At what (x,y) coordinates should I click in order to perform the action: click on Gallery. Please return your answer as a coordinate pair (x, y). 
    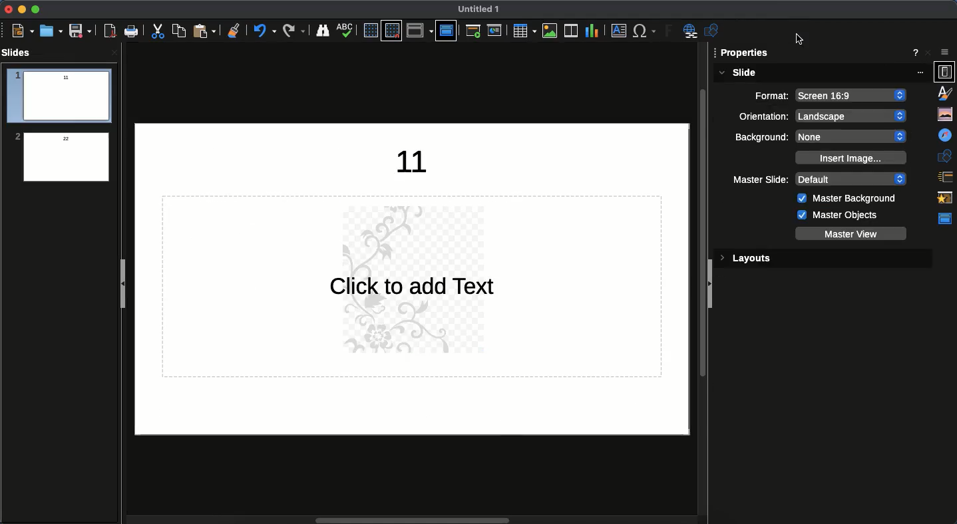
    Looking at the image, I should click on (946, 114).